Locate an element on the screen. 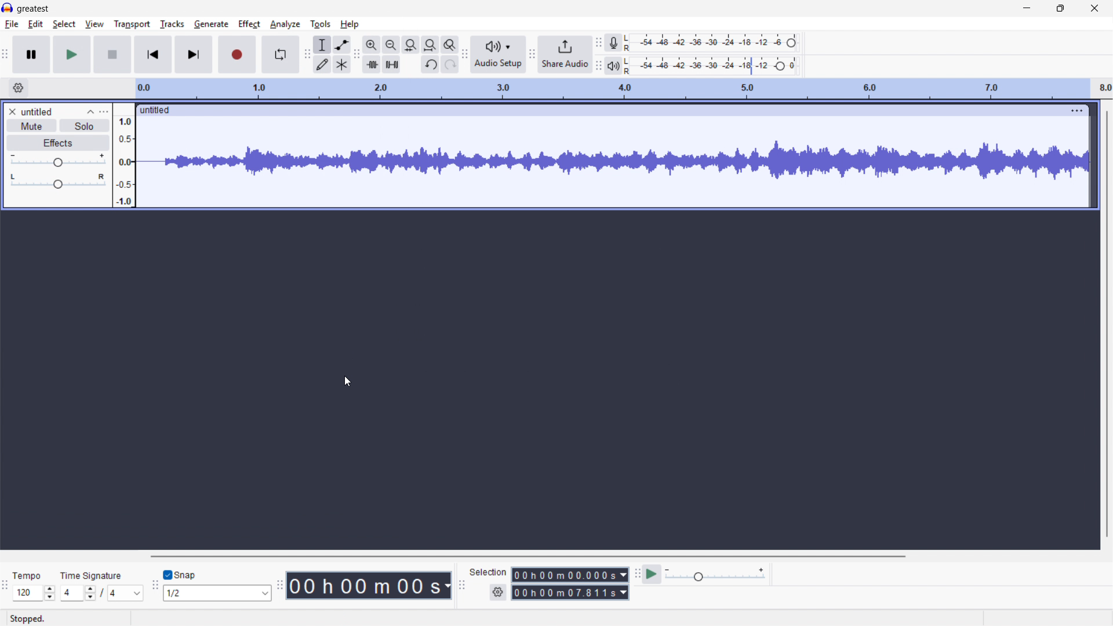 The image size is (1113, 626). trim audio outside selection is located at coordinates (371, 65).